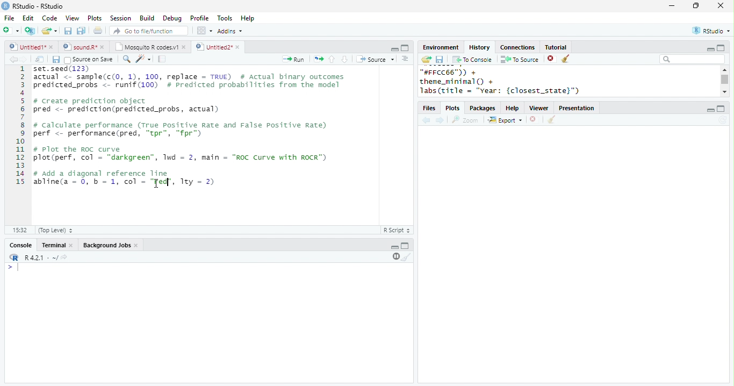 The image size is (734, 386). What do you see at coordinates (394, 247) in the screenshot?
I see `minimize` at bounding box center [394, 247].